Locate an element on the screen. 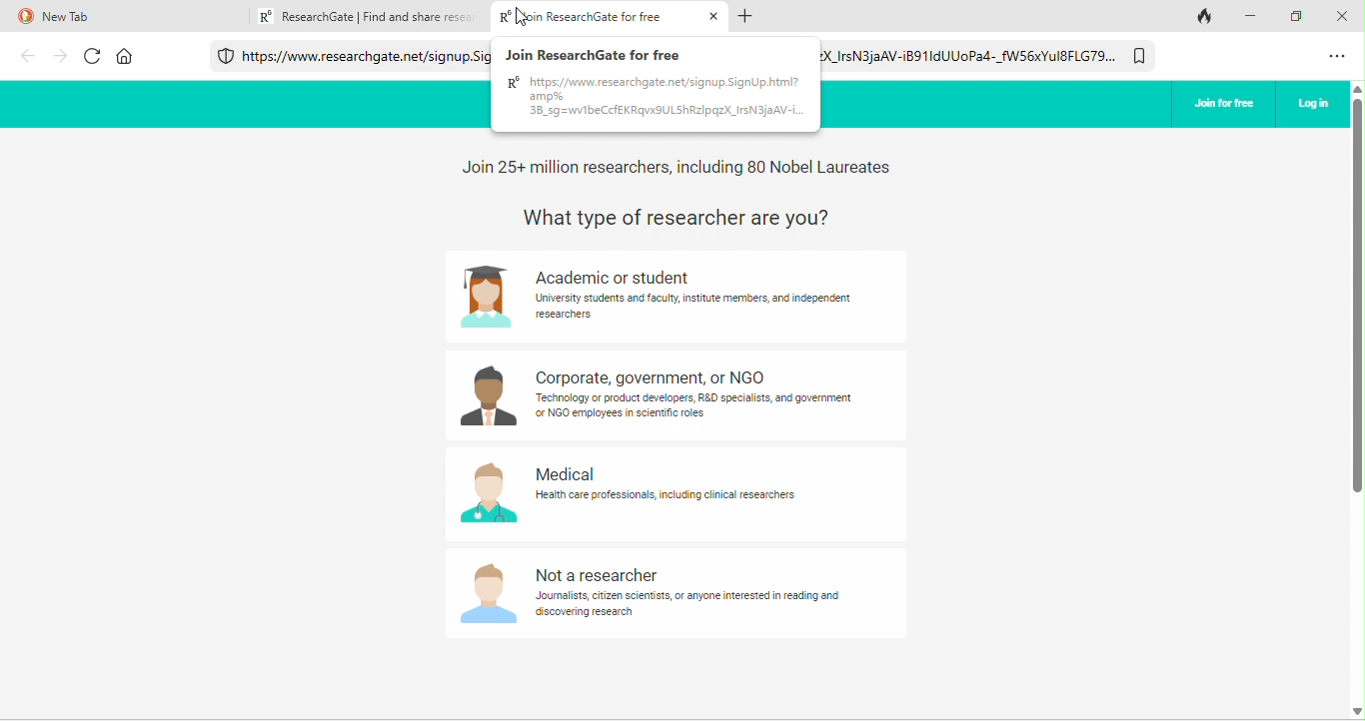 The height and width of the screenshot is (721, 1365). Join ResearchGate for free is located at coordinates (604, 53).